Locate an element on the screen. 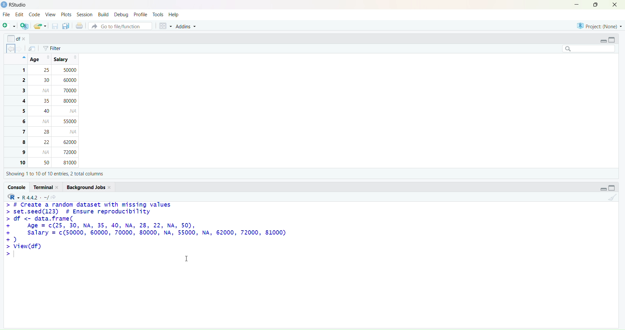  build is located at coordinates (103, 14).